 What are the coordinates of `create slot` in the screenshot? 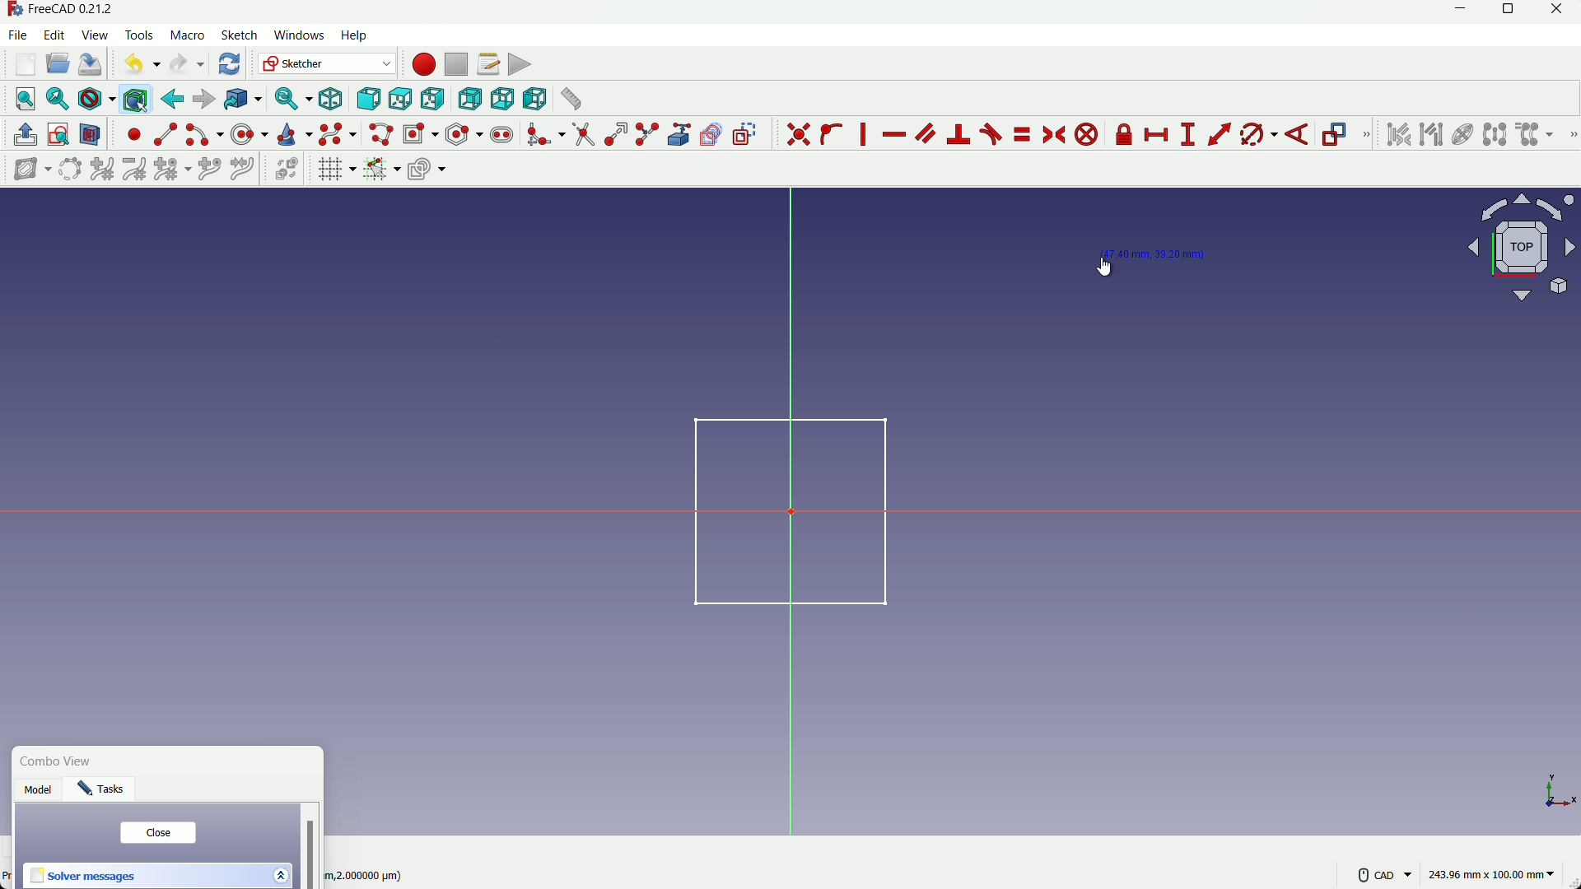 It's located at (501, 135).